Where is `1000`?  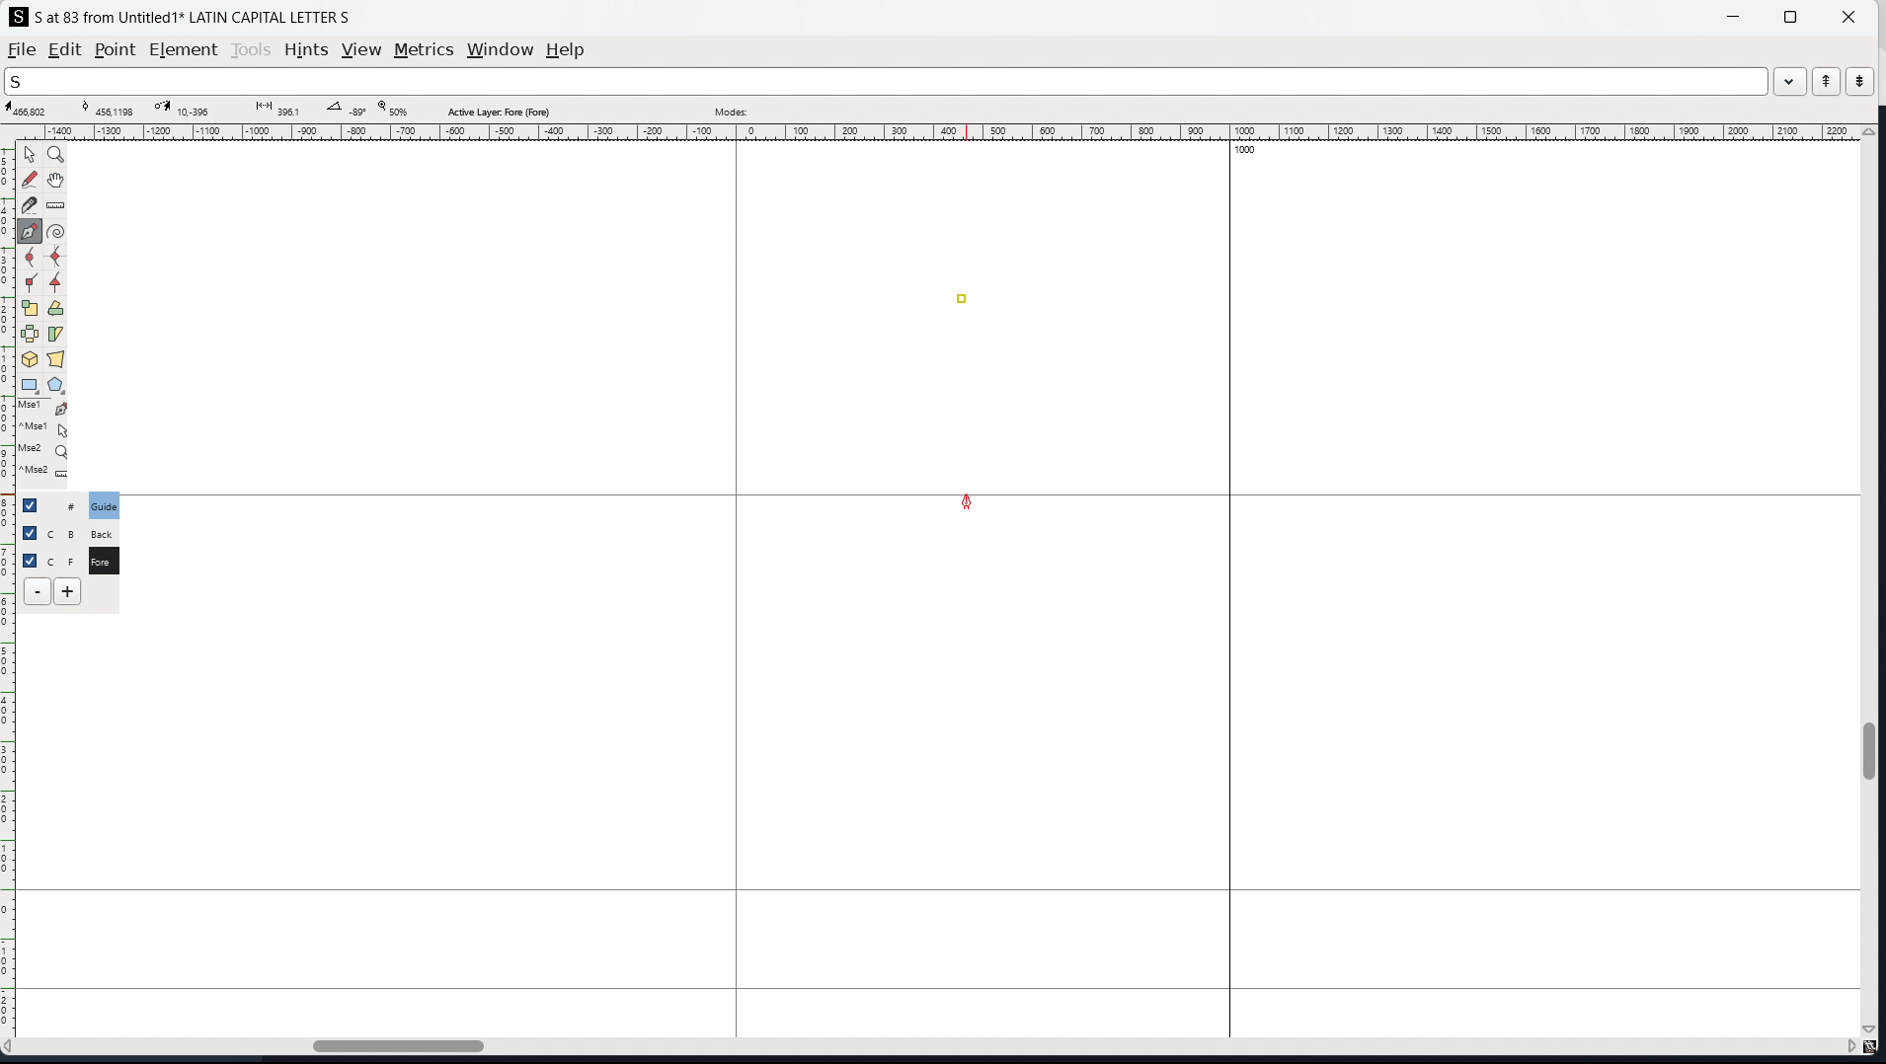
1000 is located at coordinates (1251, 152).